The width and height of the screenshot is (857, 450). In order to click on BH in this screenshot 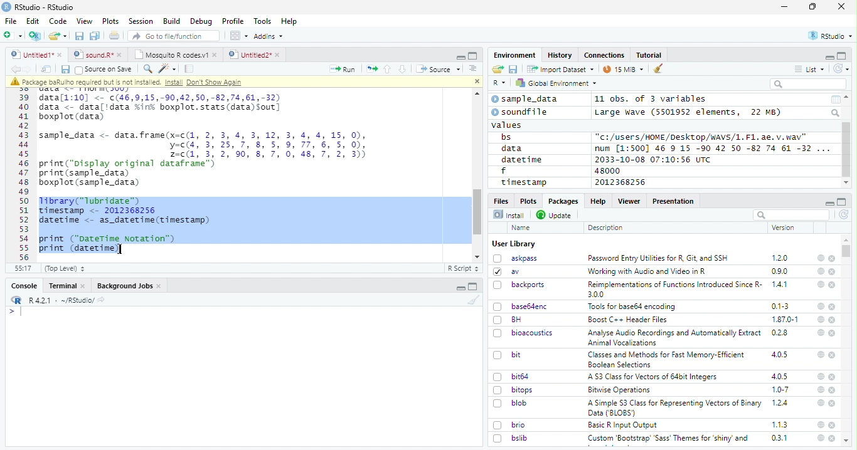, I will do `click(509, 320)`.